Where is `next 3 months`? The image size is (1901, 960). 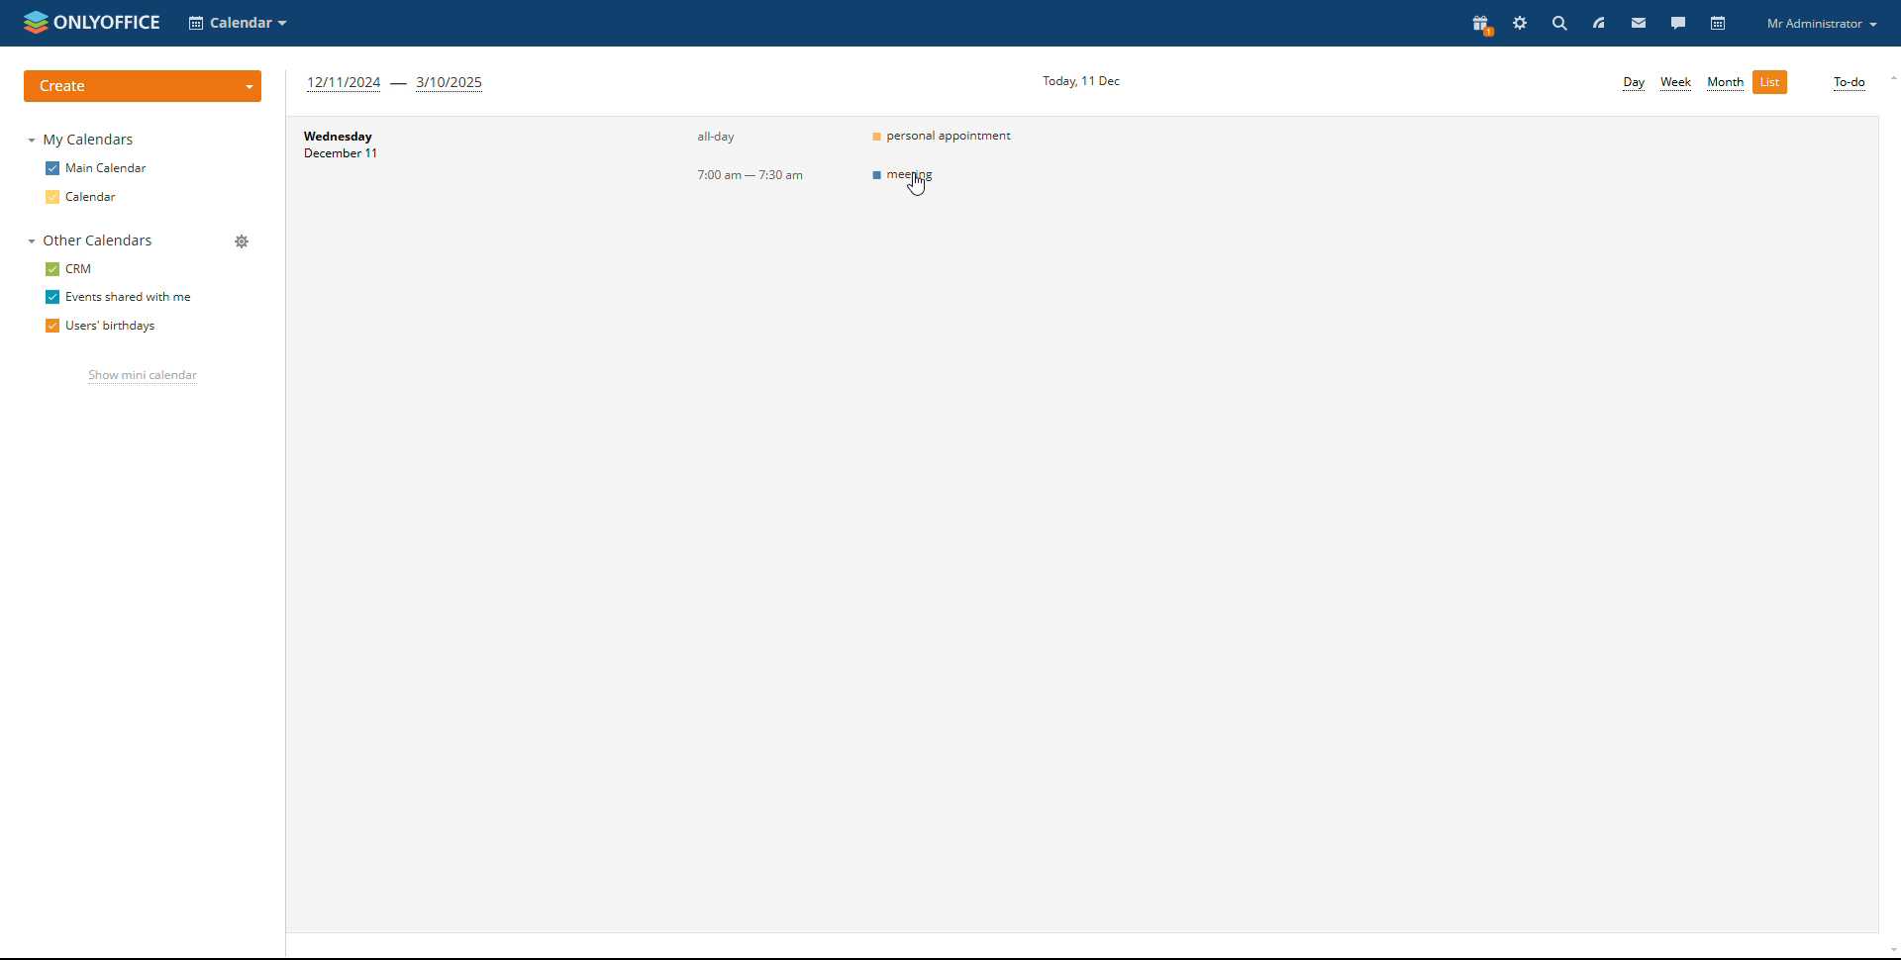
next 3 months is located at coordinates (396, 83).